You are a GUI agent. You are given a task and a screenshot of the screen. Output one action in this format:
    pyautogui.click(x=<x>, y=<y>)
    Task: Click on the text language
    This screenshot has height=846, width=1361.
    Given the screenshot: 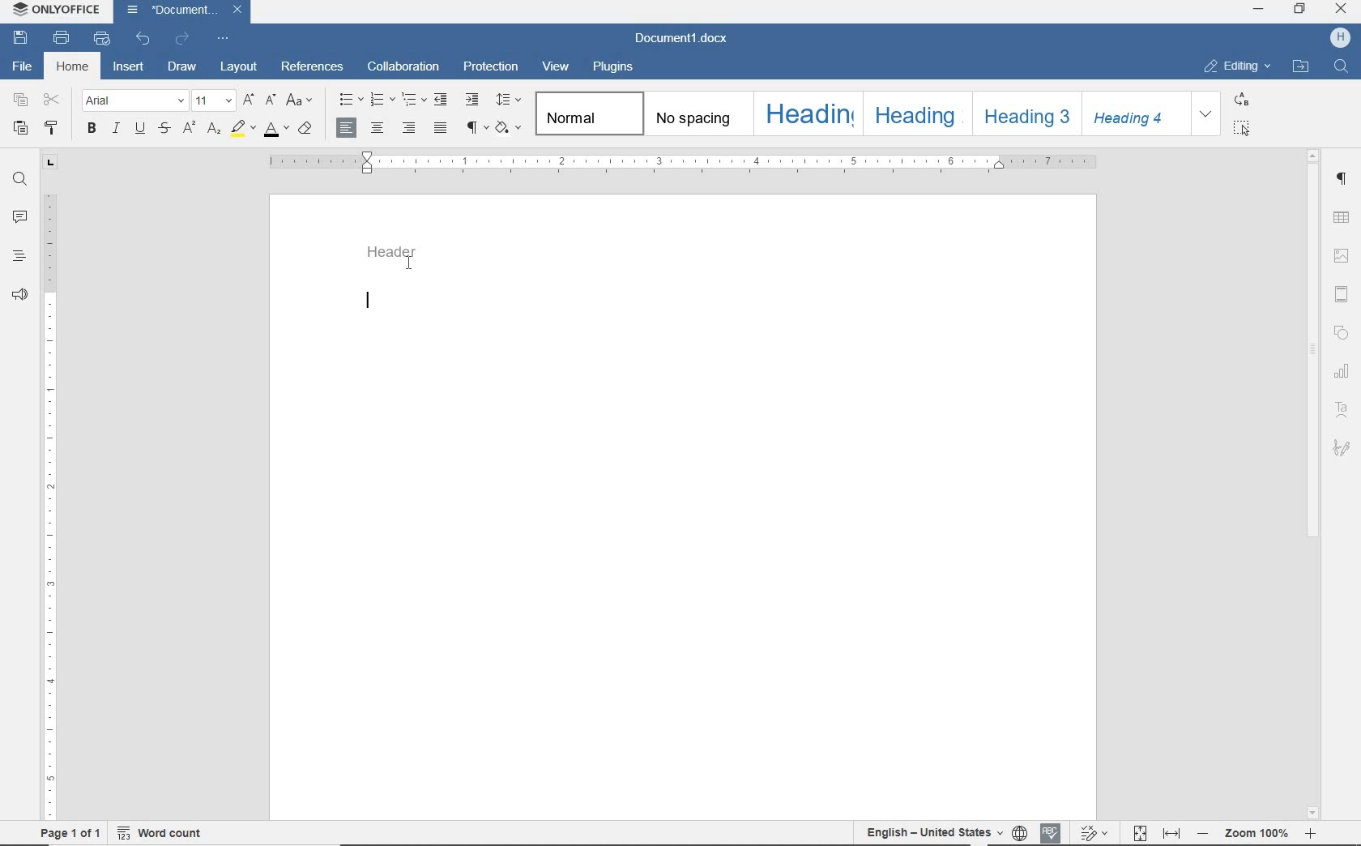 What is the action you would take?
    pyautogui.click(x=931, y=831)
    